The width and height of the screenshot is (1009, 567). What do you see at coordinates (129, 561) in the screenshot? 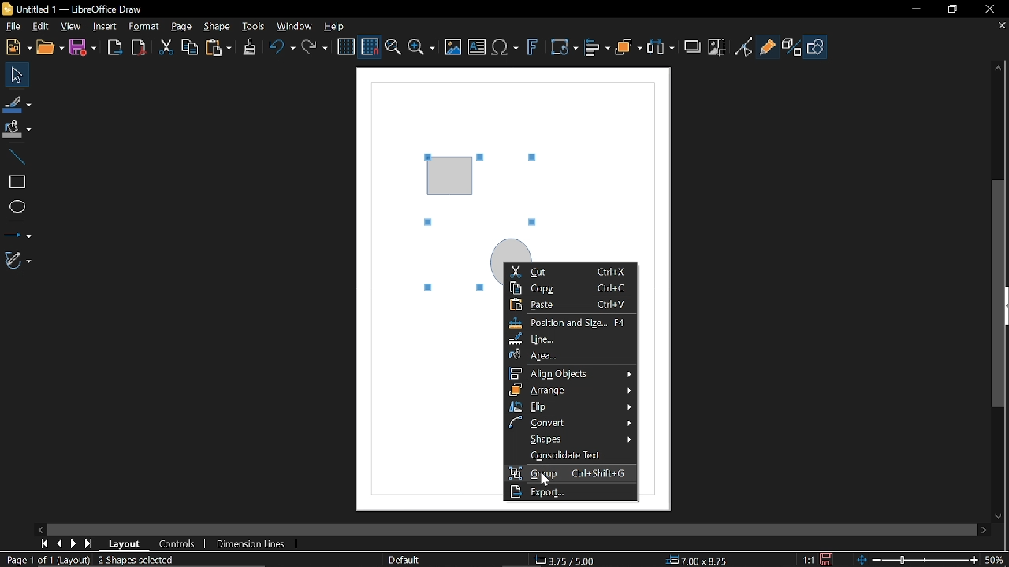
I see `Mark objects` at bounding box center [129, 561].